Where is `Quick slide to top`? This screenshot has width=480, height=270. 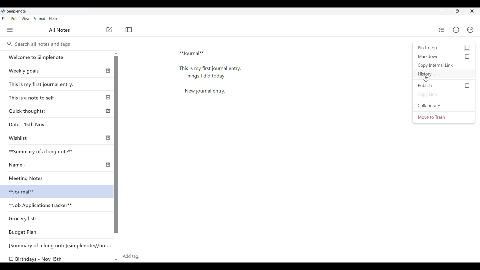 Quick slide to top is located at coordinates (116, 53).